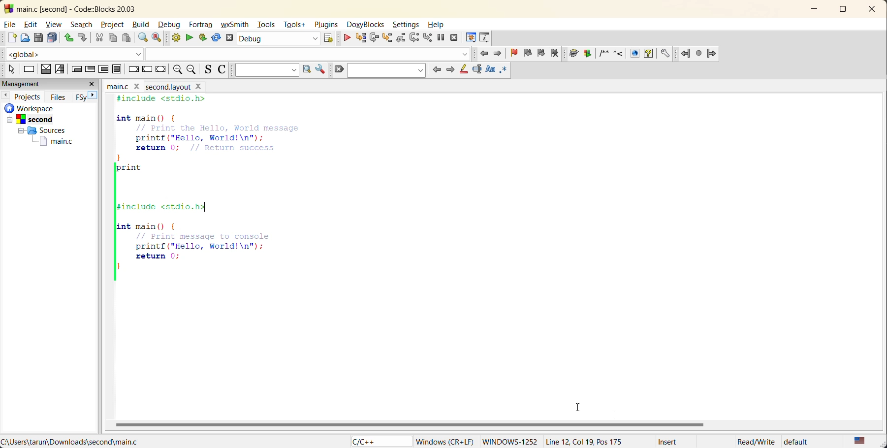  Describe the element at coordinates (114, 25) in the screenshot. I see `project` at that location.